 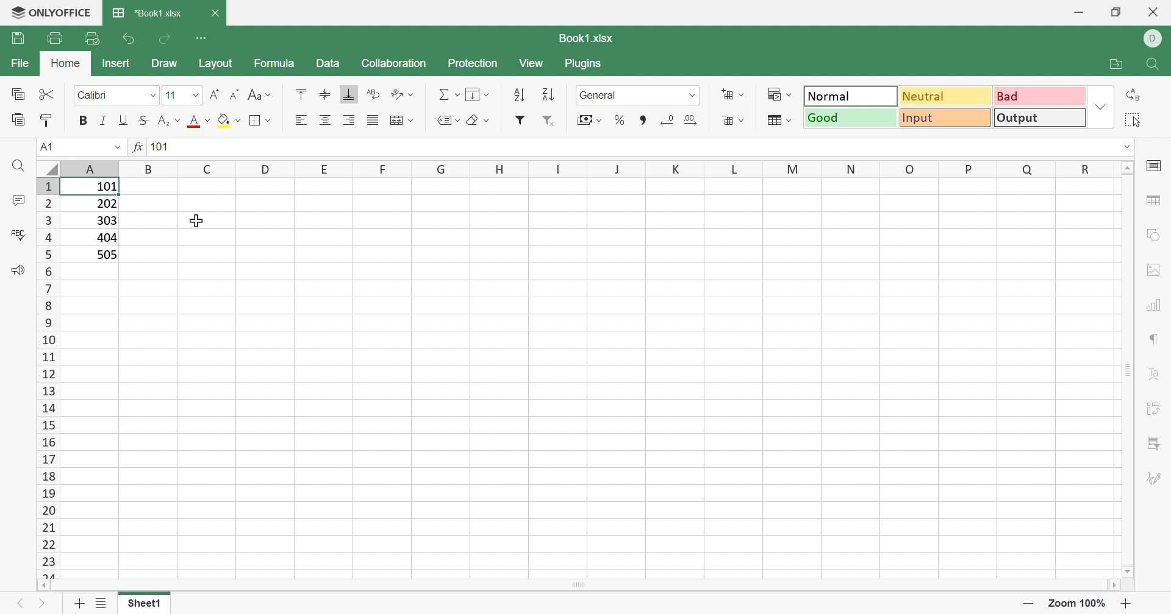 I want to click on Named ranges, so click(x=445, y=120).